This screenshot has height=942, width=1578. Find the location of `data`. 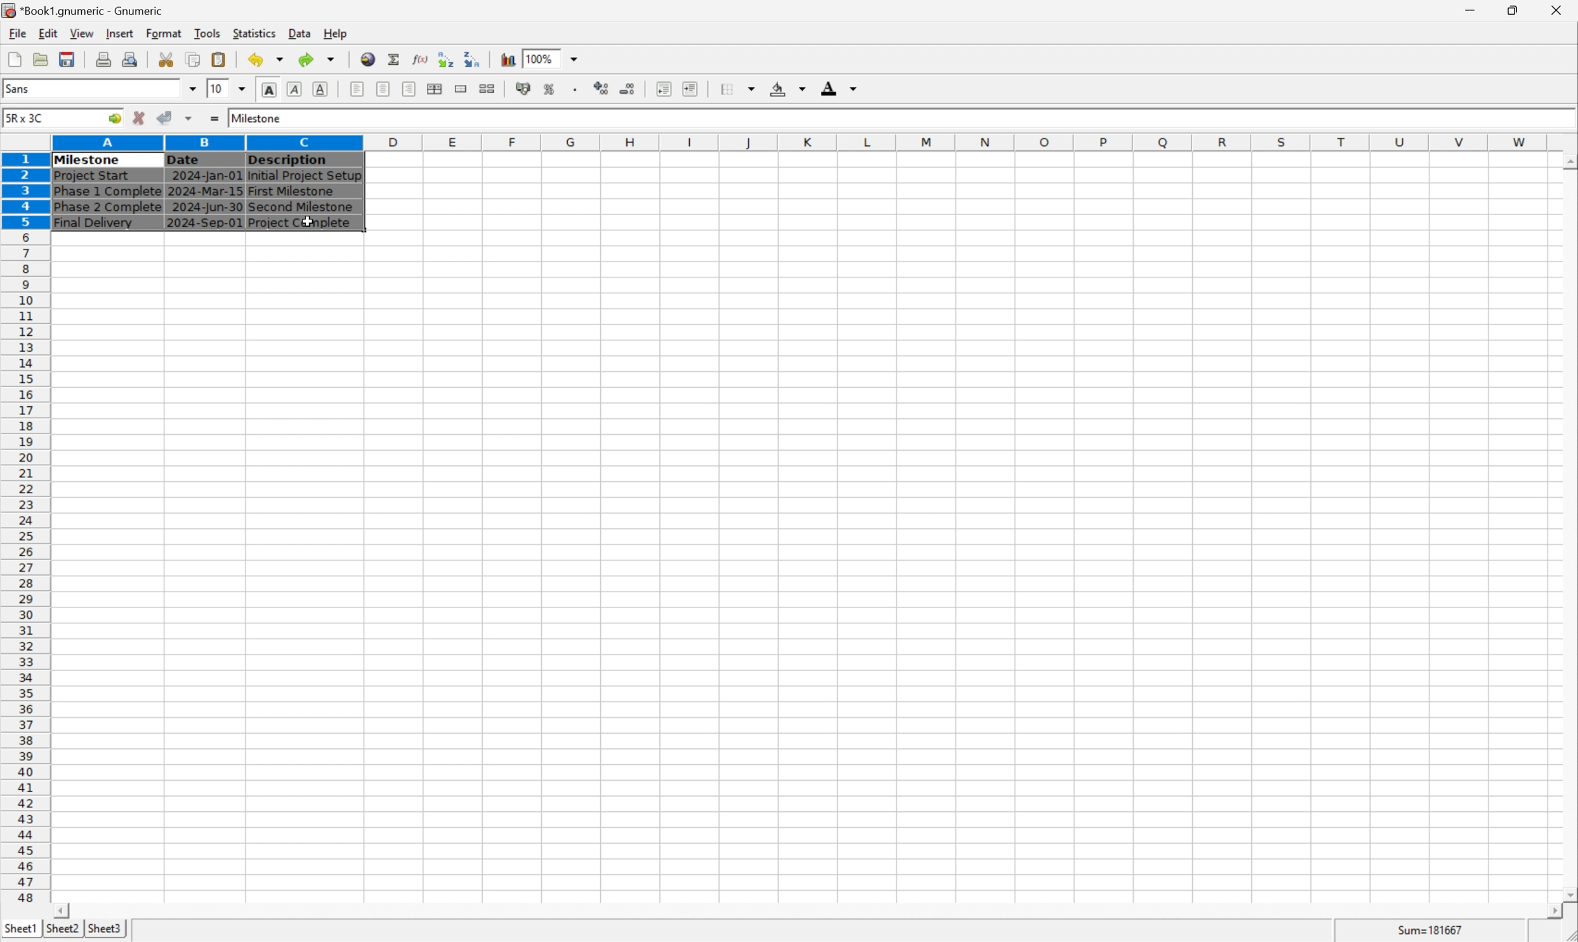

data is located at coordinates (299, 30).